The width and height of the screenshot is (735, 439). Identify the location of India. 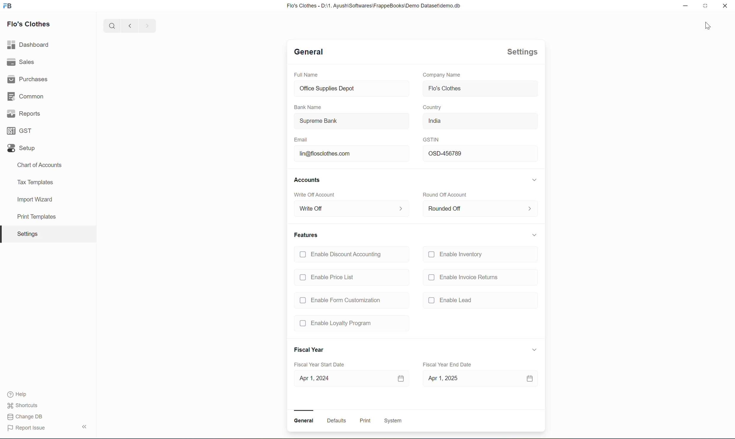
(480, 121).